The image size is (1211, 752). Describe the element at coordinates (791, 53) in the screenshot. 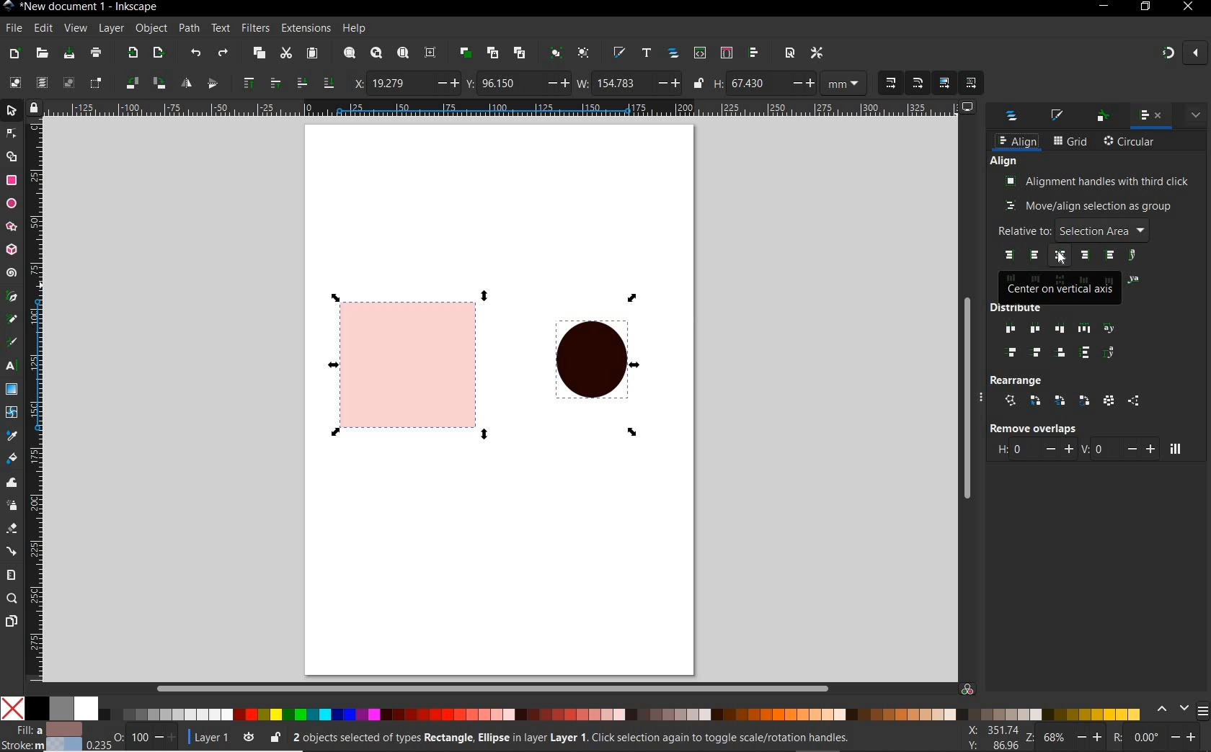

I see `open document proper` at that location.